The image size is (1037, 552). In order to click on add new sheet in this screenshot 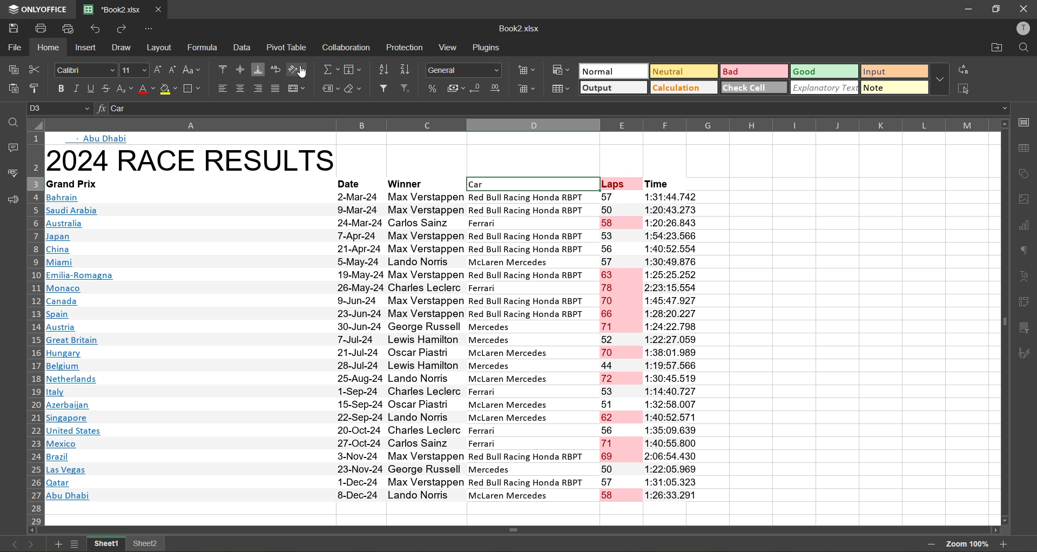, I will do `click(56, 544)`.